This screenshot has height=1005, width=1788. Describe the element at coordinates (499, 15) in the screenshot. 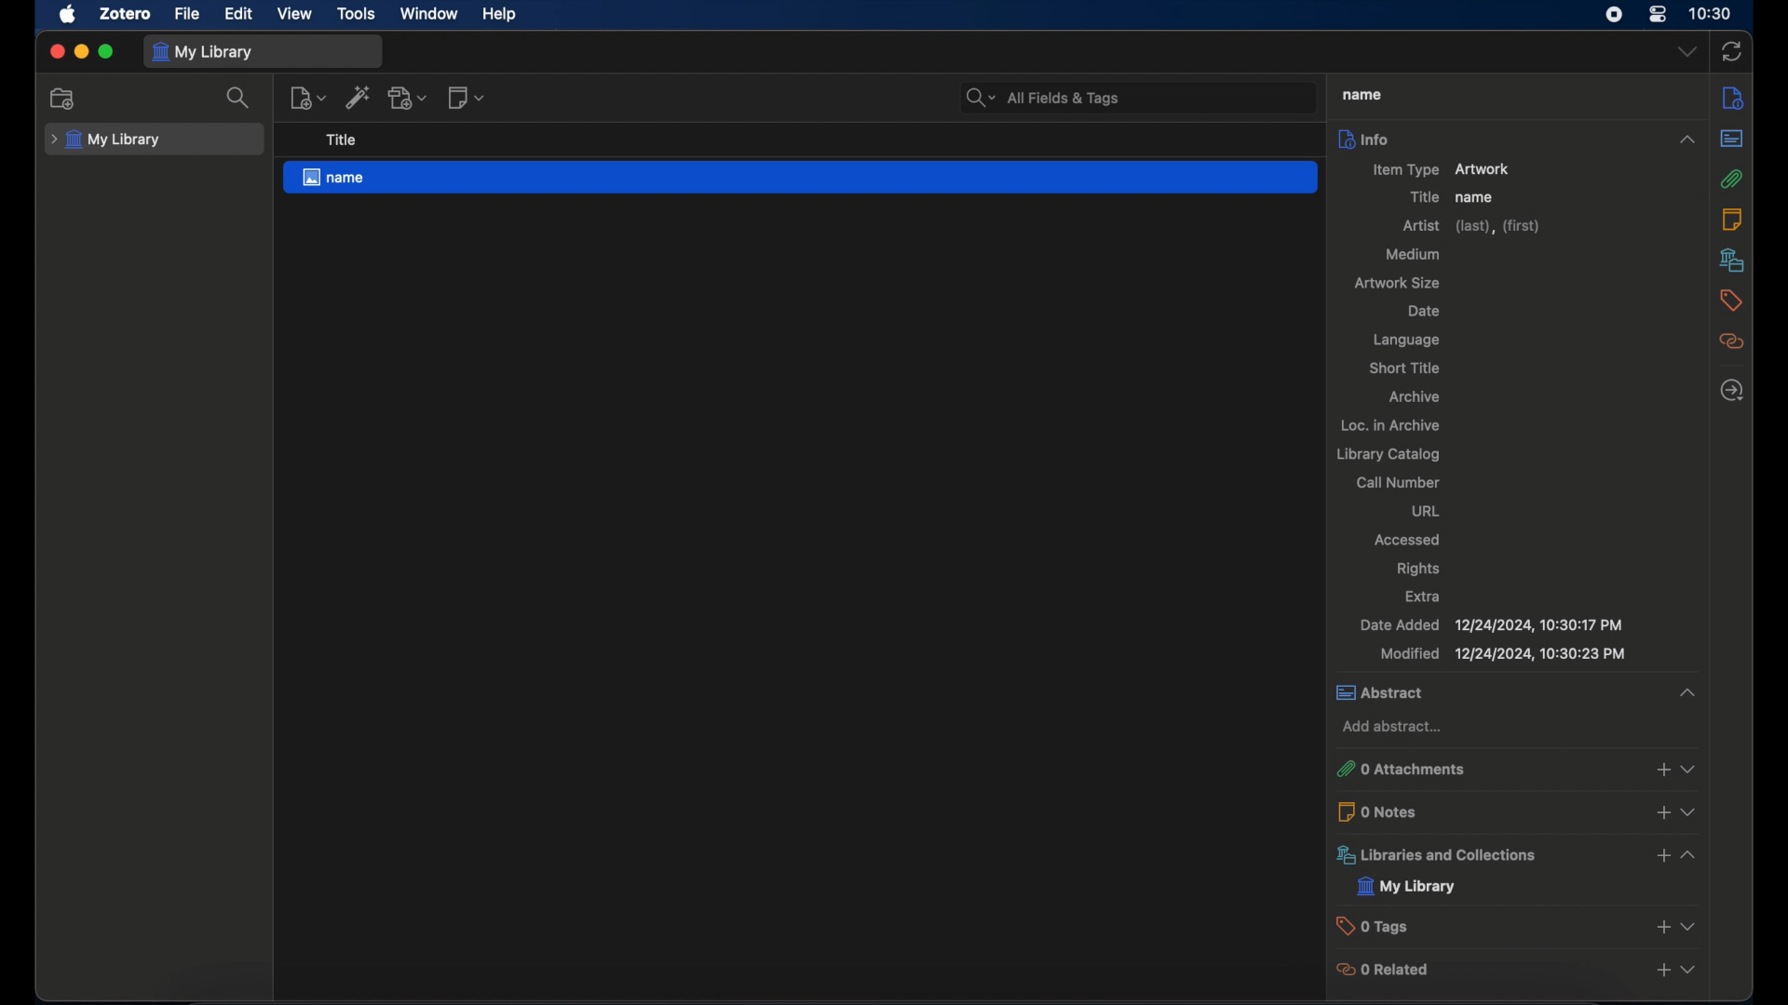

I see `help` at that location.